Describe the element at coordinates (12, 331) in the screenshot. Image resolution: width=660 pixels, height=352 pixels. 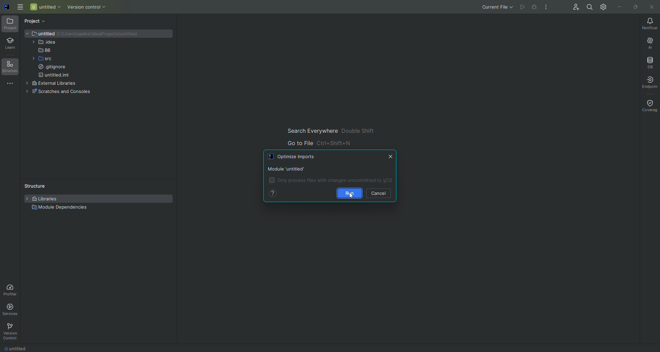
I see `Version Control` at that location.